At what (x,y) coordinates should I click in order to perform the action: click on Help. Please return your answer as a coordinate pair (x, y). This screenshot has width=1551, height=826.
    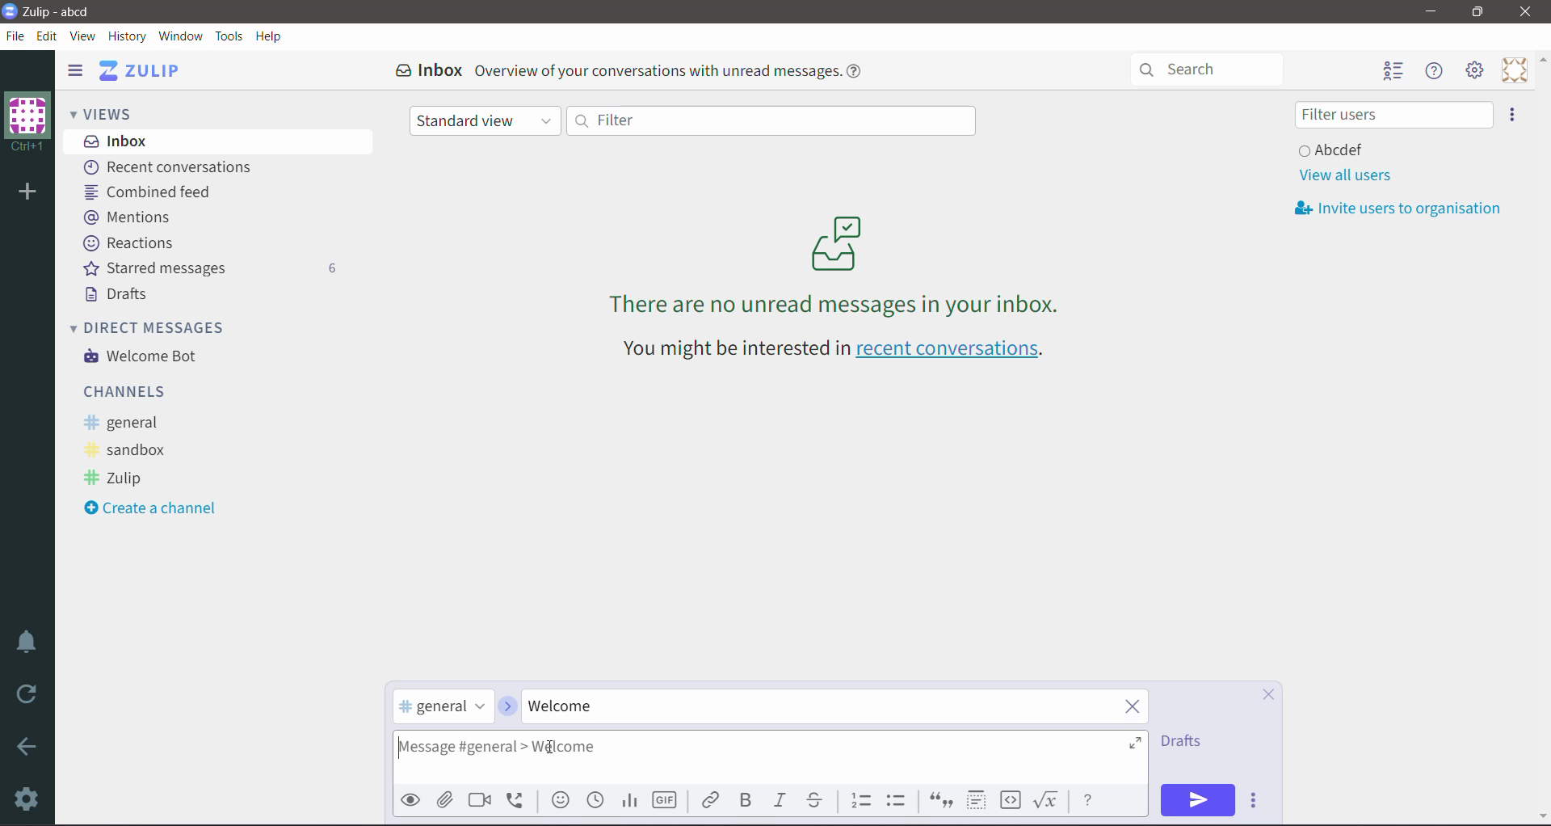
    Looking at the image, I should click on (269, 36).